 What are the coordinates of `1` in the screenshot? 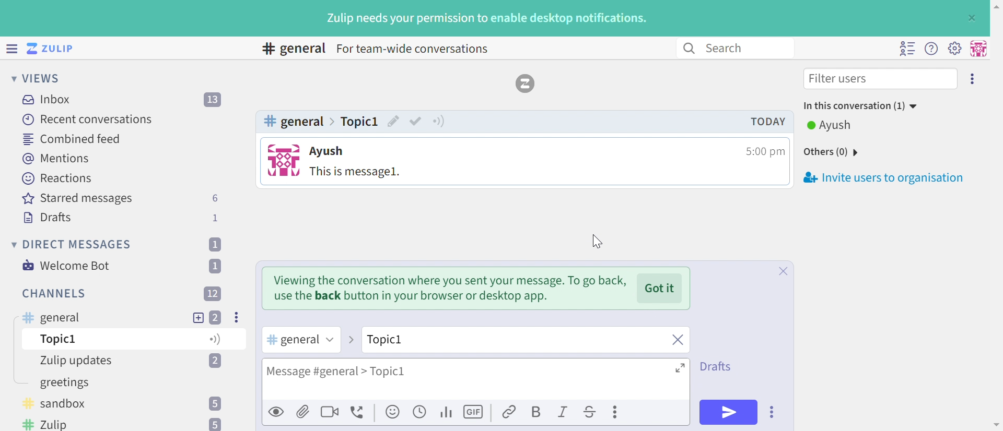 It's located at (214, 244).